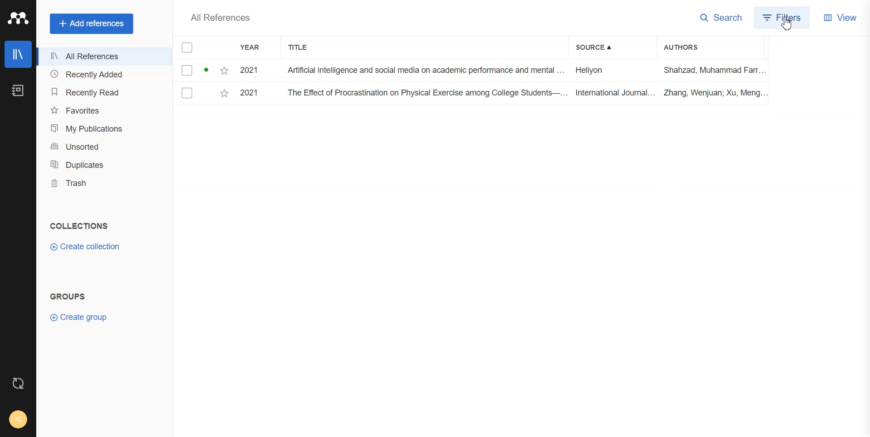  I want to click on Text, so click(68, 297).